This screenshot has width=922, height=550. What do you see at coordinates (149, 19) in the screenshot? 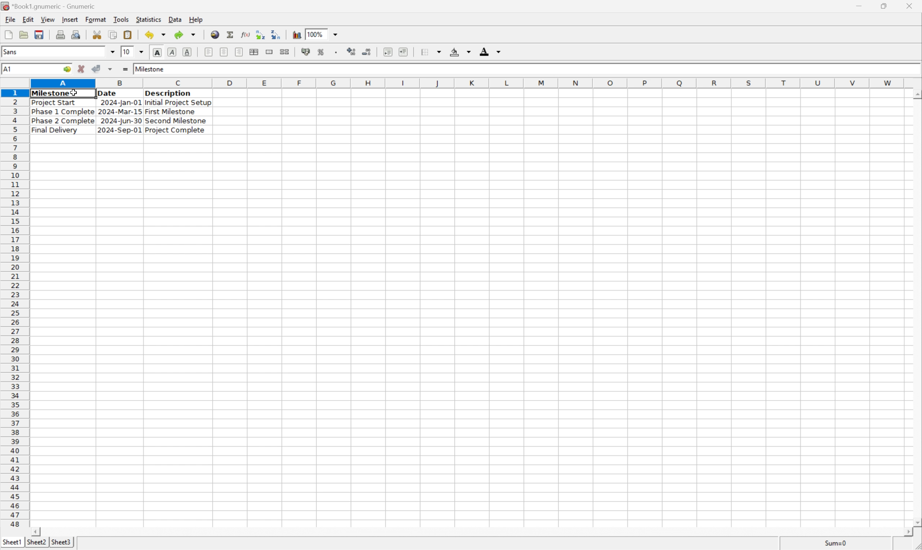
I see `statistics` at bounding box center [149, 19].